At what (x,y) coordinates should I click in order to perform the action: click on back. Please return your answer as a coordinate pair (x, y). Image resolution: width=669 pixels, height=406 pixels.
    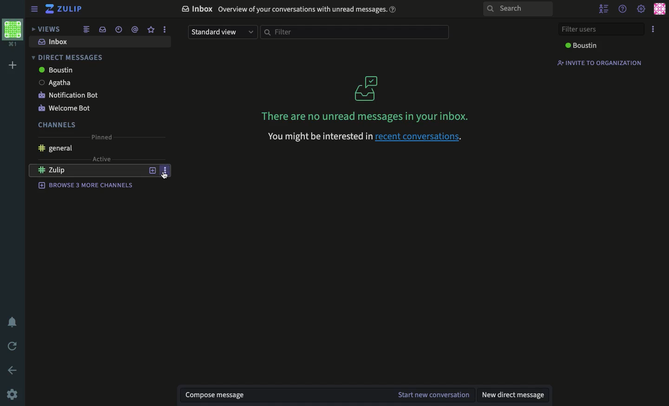
    Looking at the image, I should click on (13, 371).